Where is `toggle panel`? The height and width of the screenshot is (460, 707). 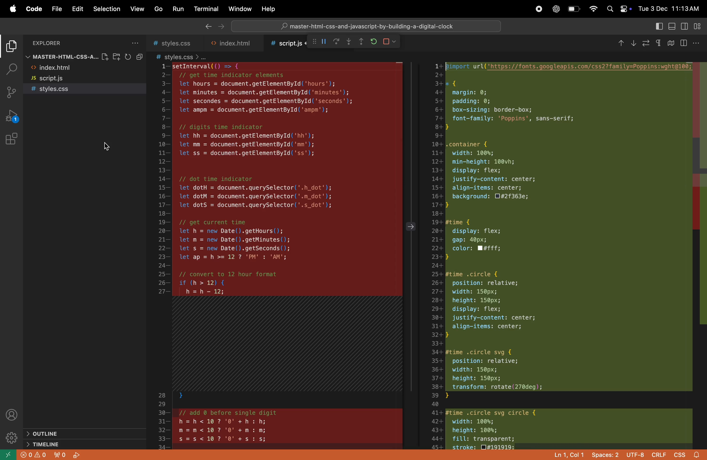
toggle panel is located at coordinates (673, 26).